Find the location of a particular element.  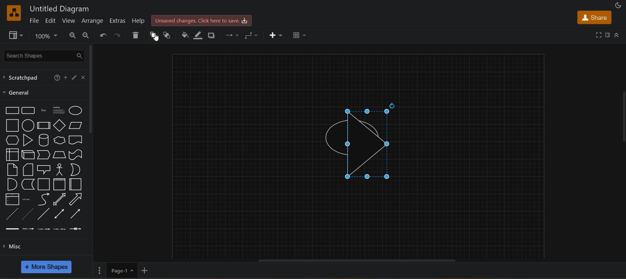

note  is located at coordinates (13, 169).